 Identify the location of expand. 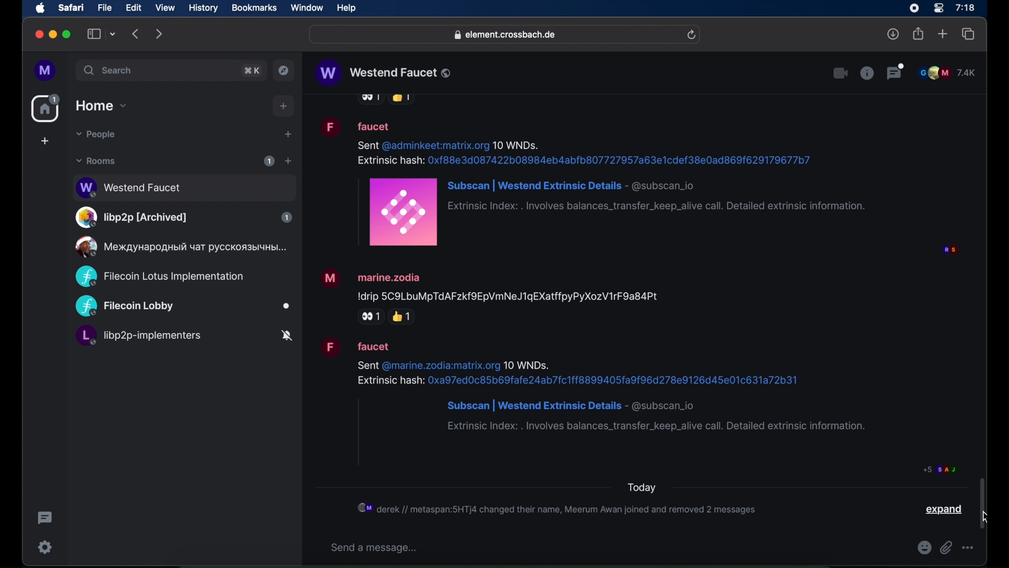
(945, 510).